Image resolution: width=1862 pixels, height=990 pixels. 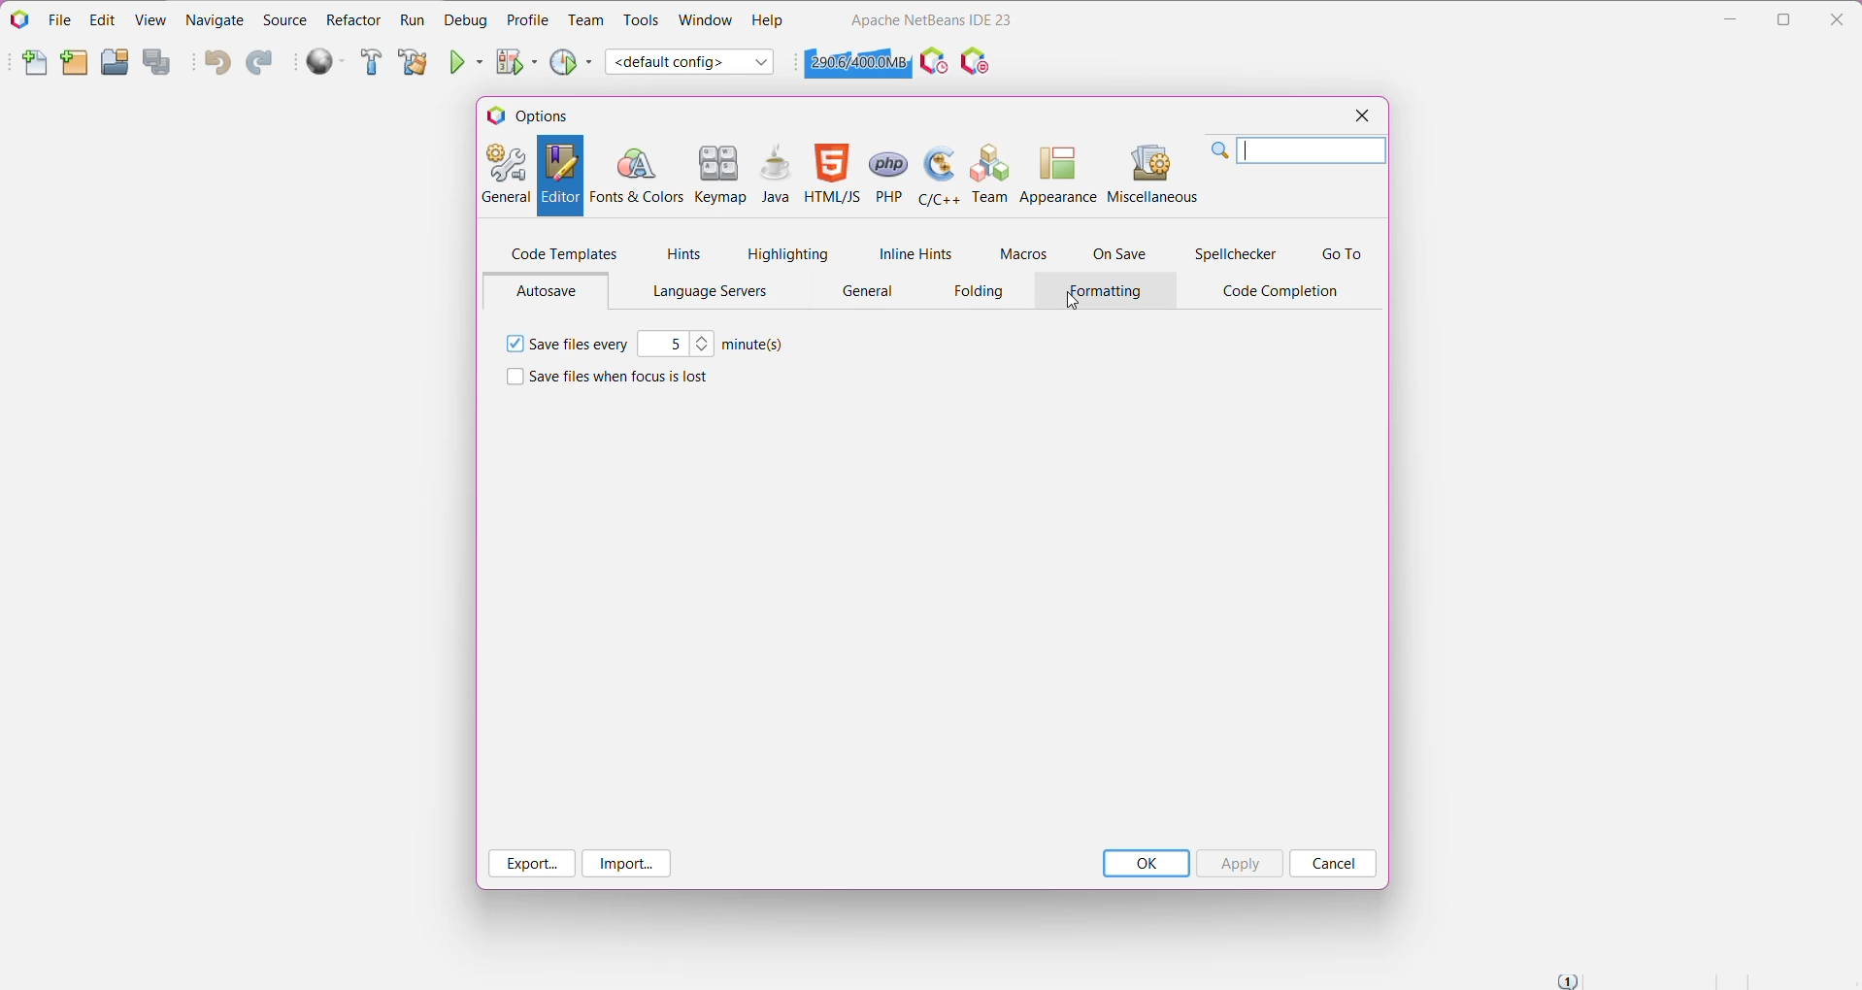 I want to click on File, so click(x=59, y=20).